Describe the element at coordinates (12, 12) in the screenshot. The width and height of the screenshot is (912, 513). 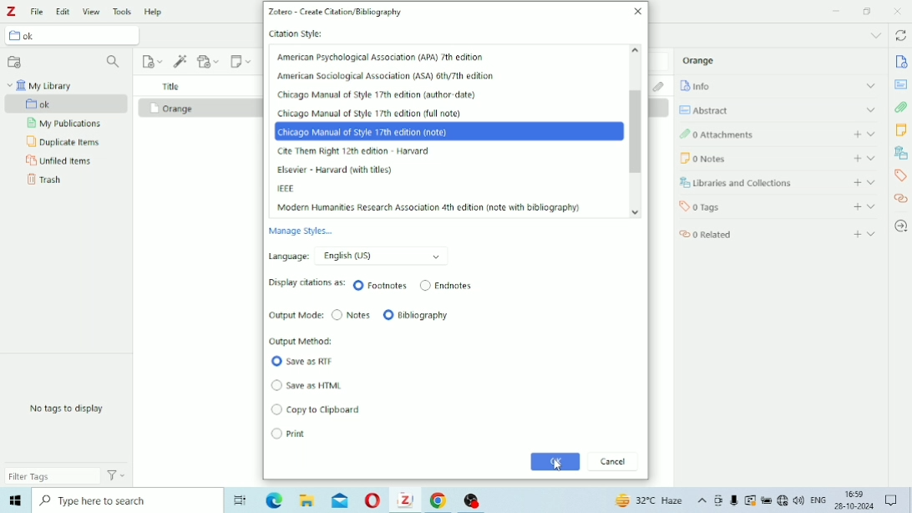
I see `Logo` at that location.